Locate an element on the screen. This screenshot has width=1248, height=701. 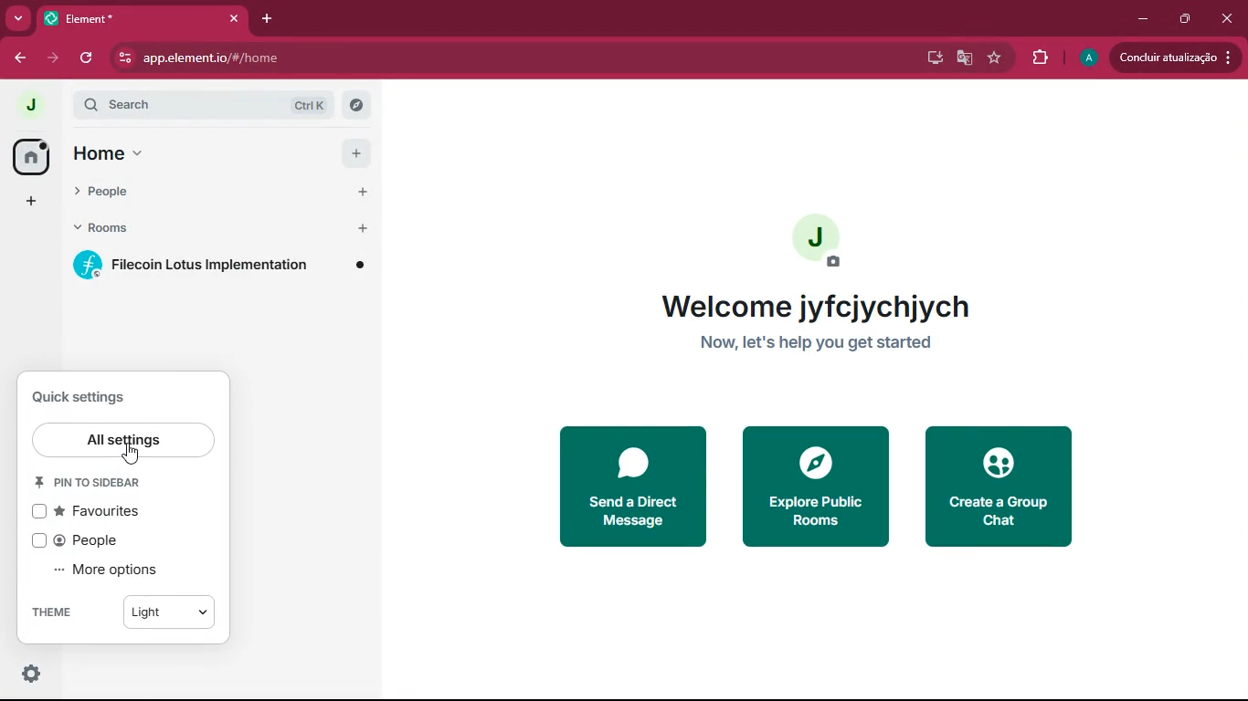
favourite is located at coordinates (997, 58).